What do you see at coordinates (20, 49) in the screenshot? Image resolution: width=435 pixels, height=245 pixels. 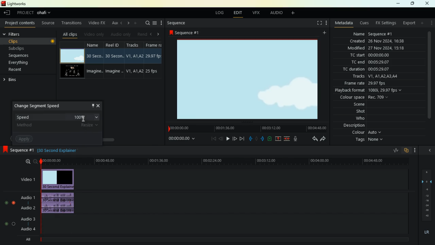 I see `subclips` at bounding box center [20, 49].